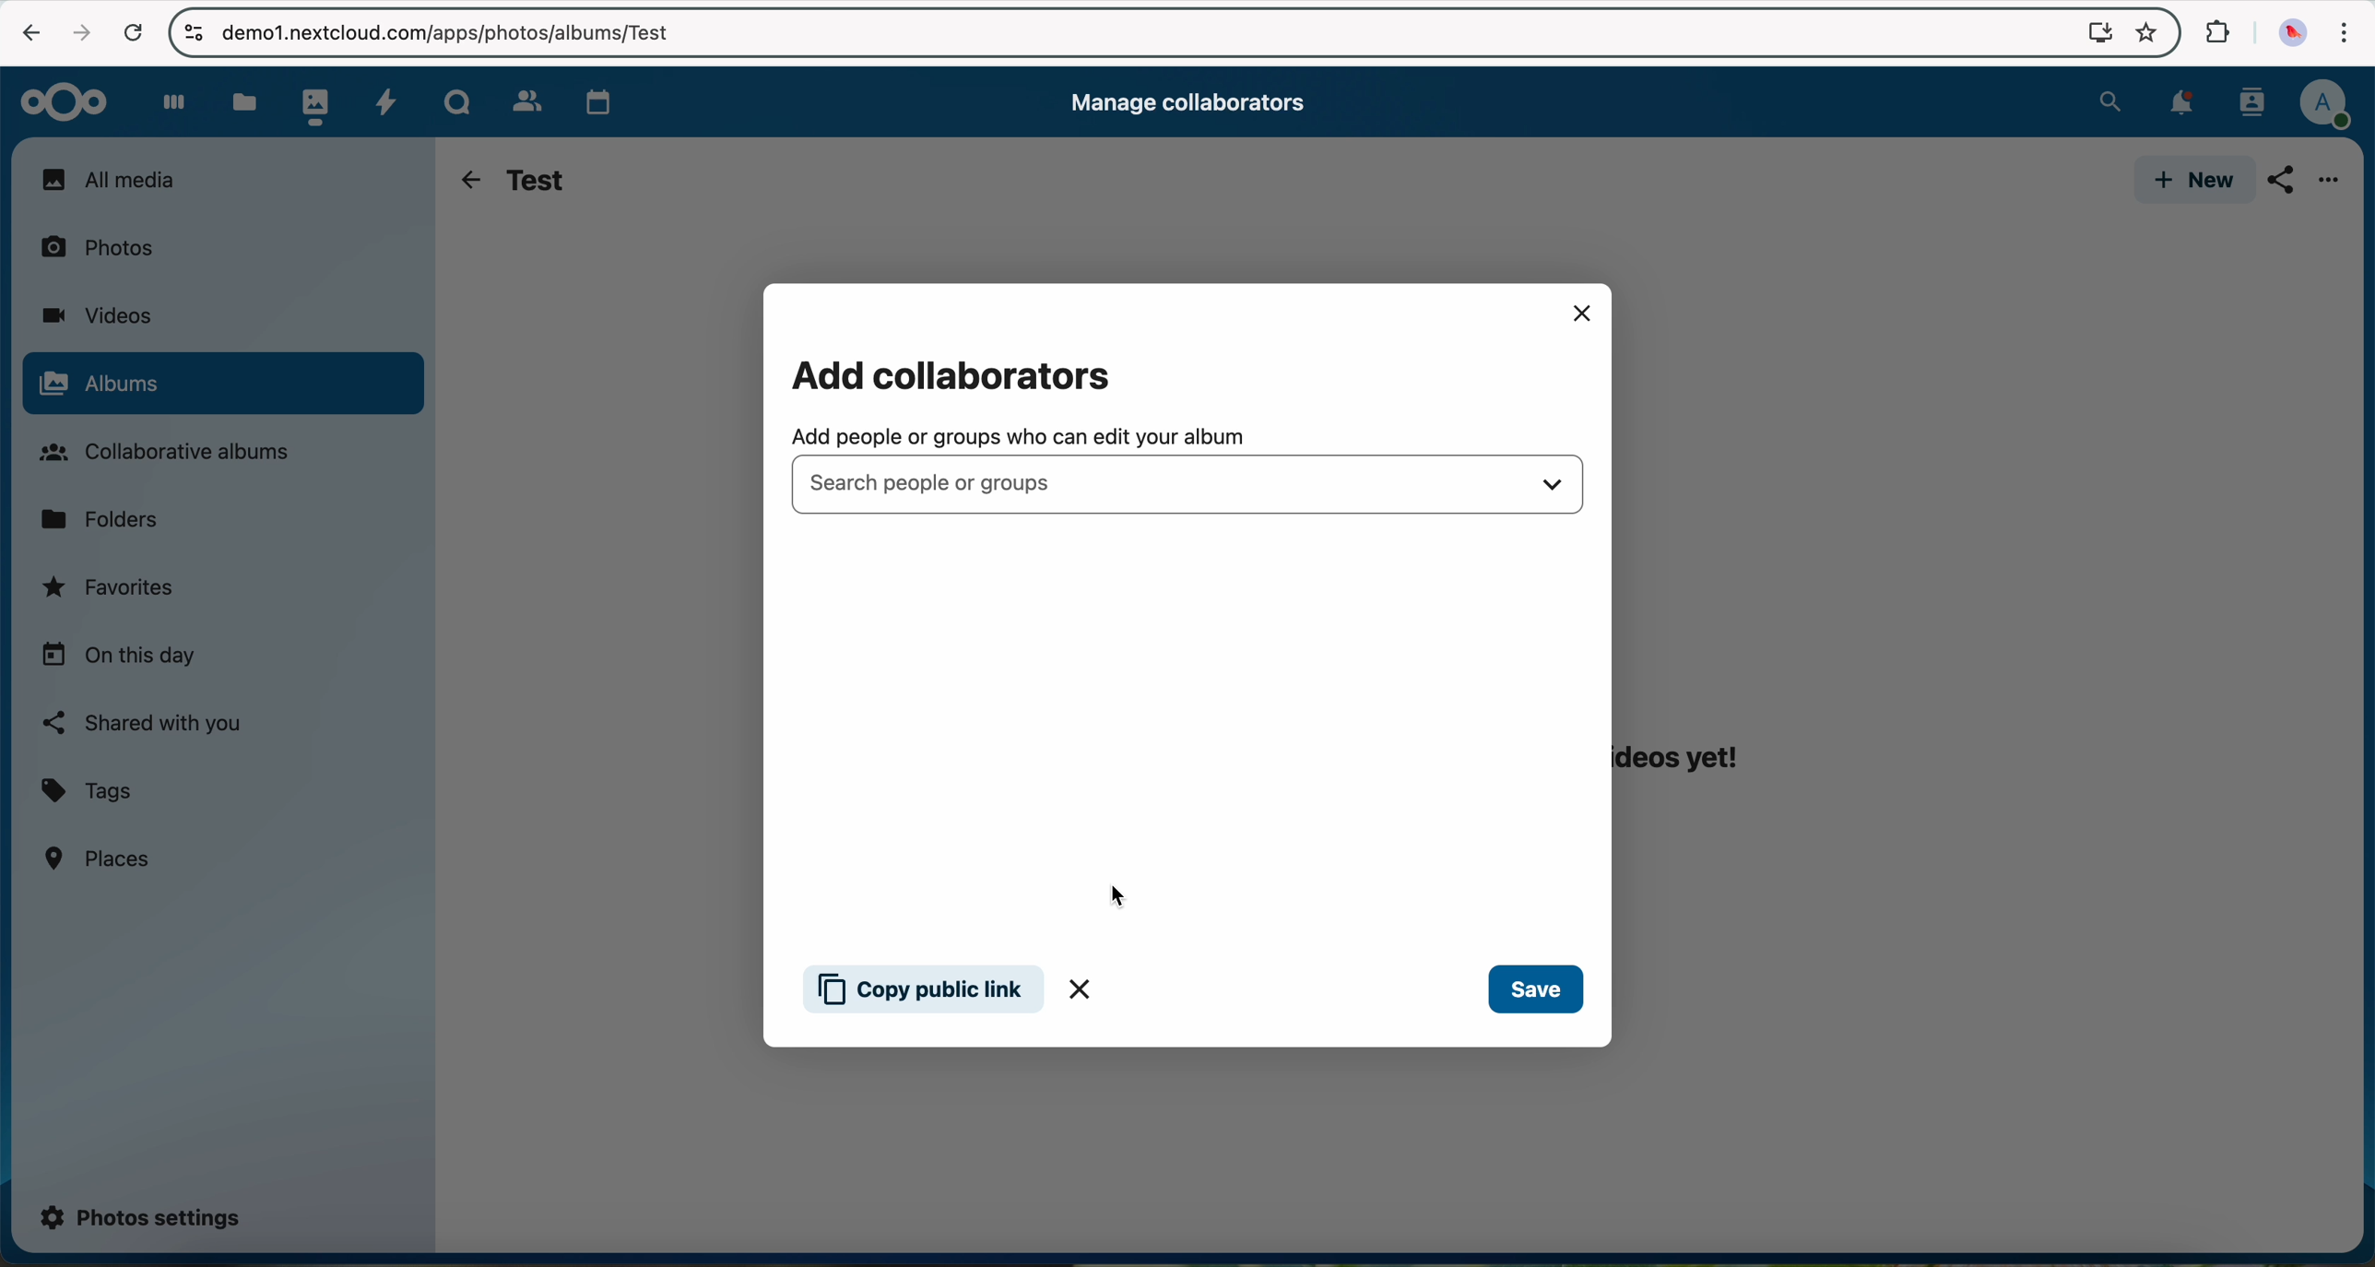  I want to click on test, so click(538, 178).